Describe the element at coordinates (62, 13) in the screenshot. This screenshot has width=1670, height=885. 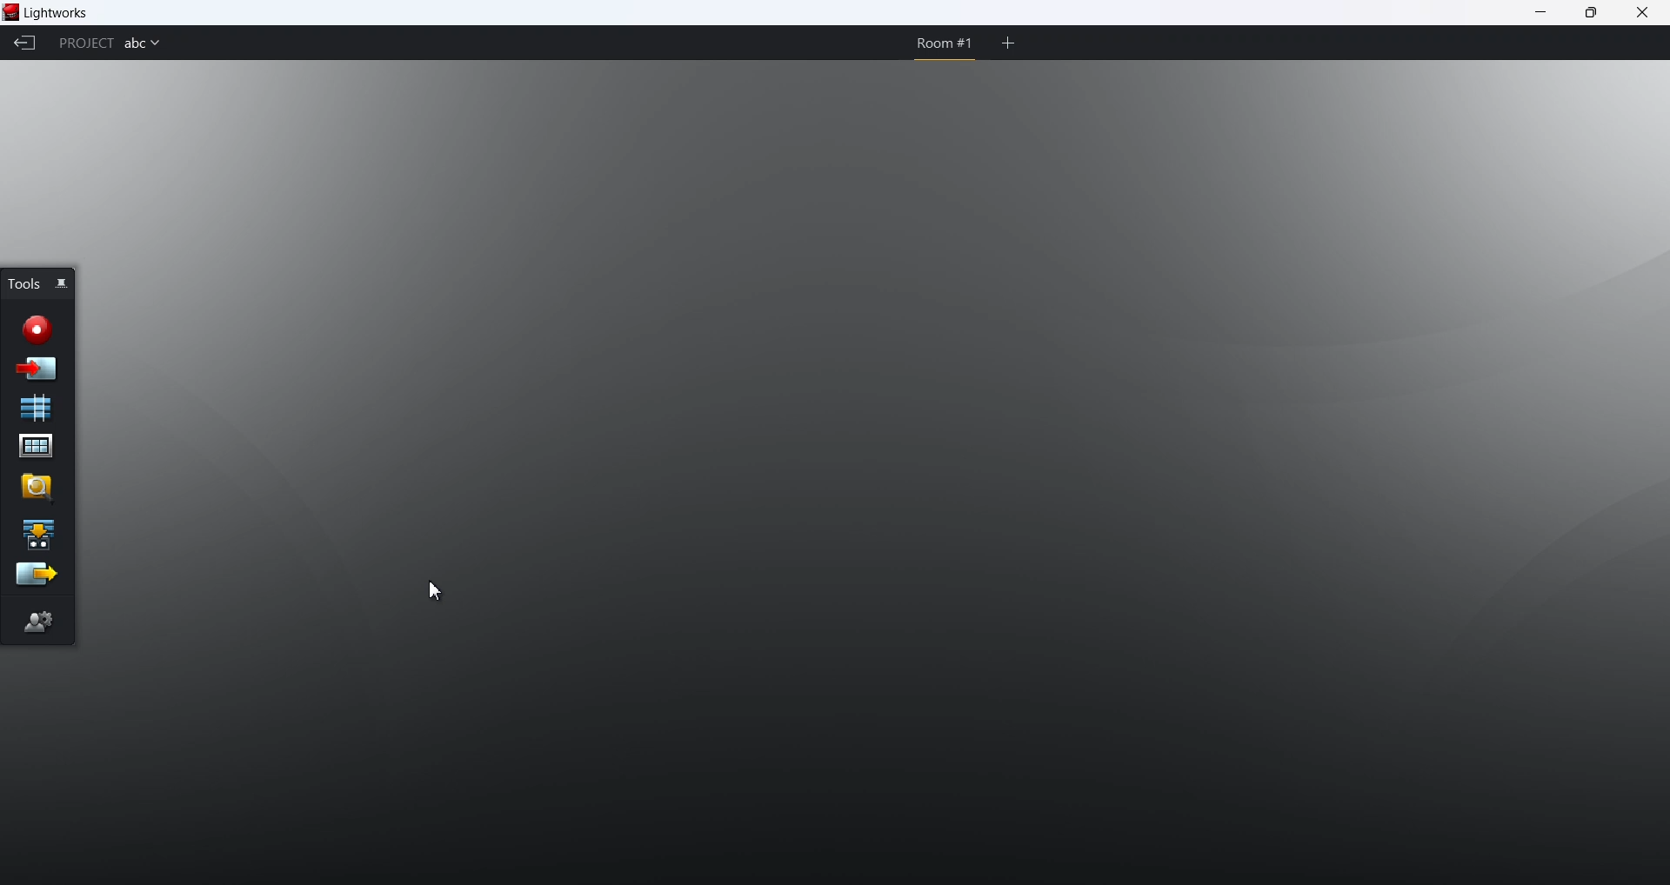
I see `lightworks` at that location.